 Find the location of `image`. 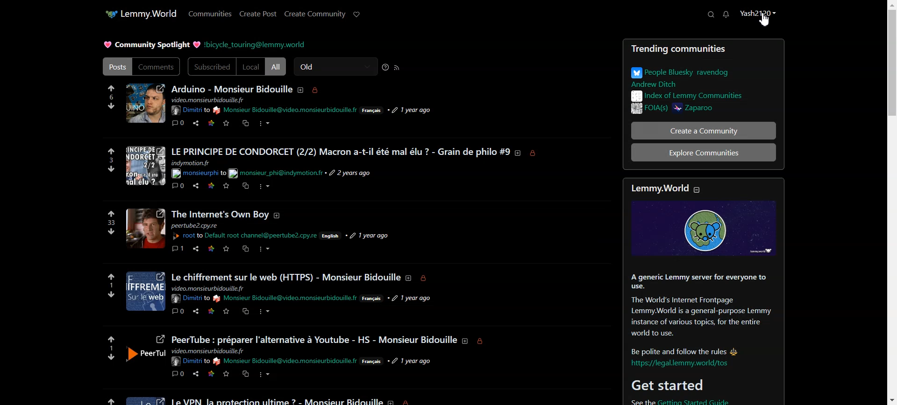

image is located at coordinates (144, 398).